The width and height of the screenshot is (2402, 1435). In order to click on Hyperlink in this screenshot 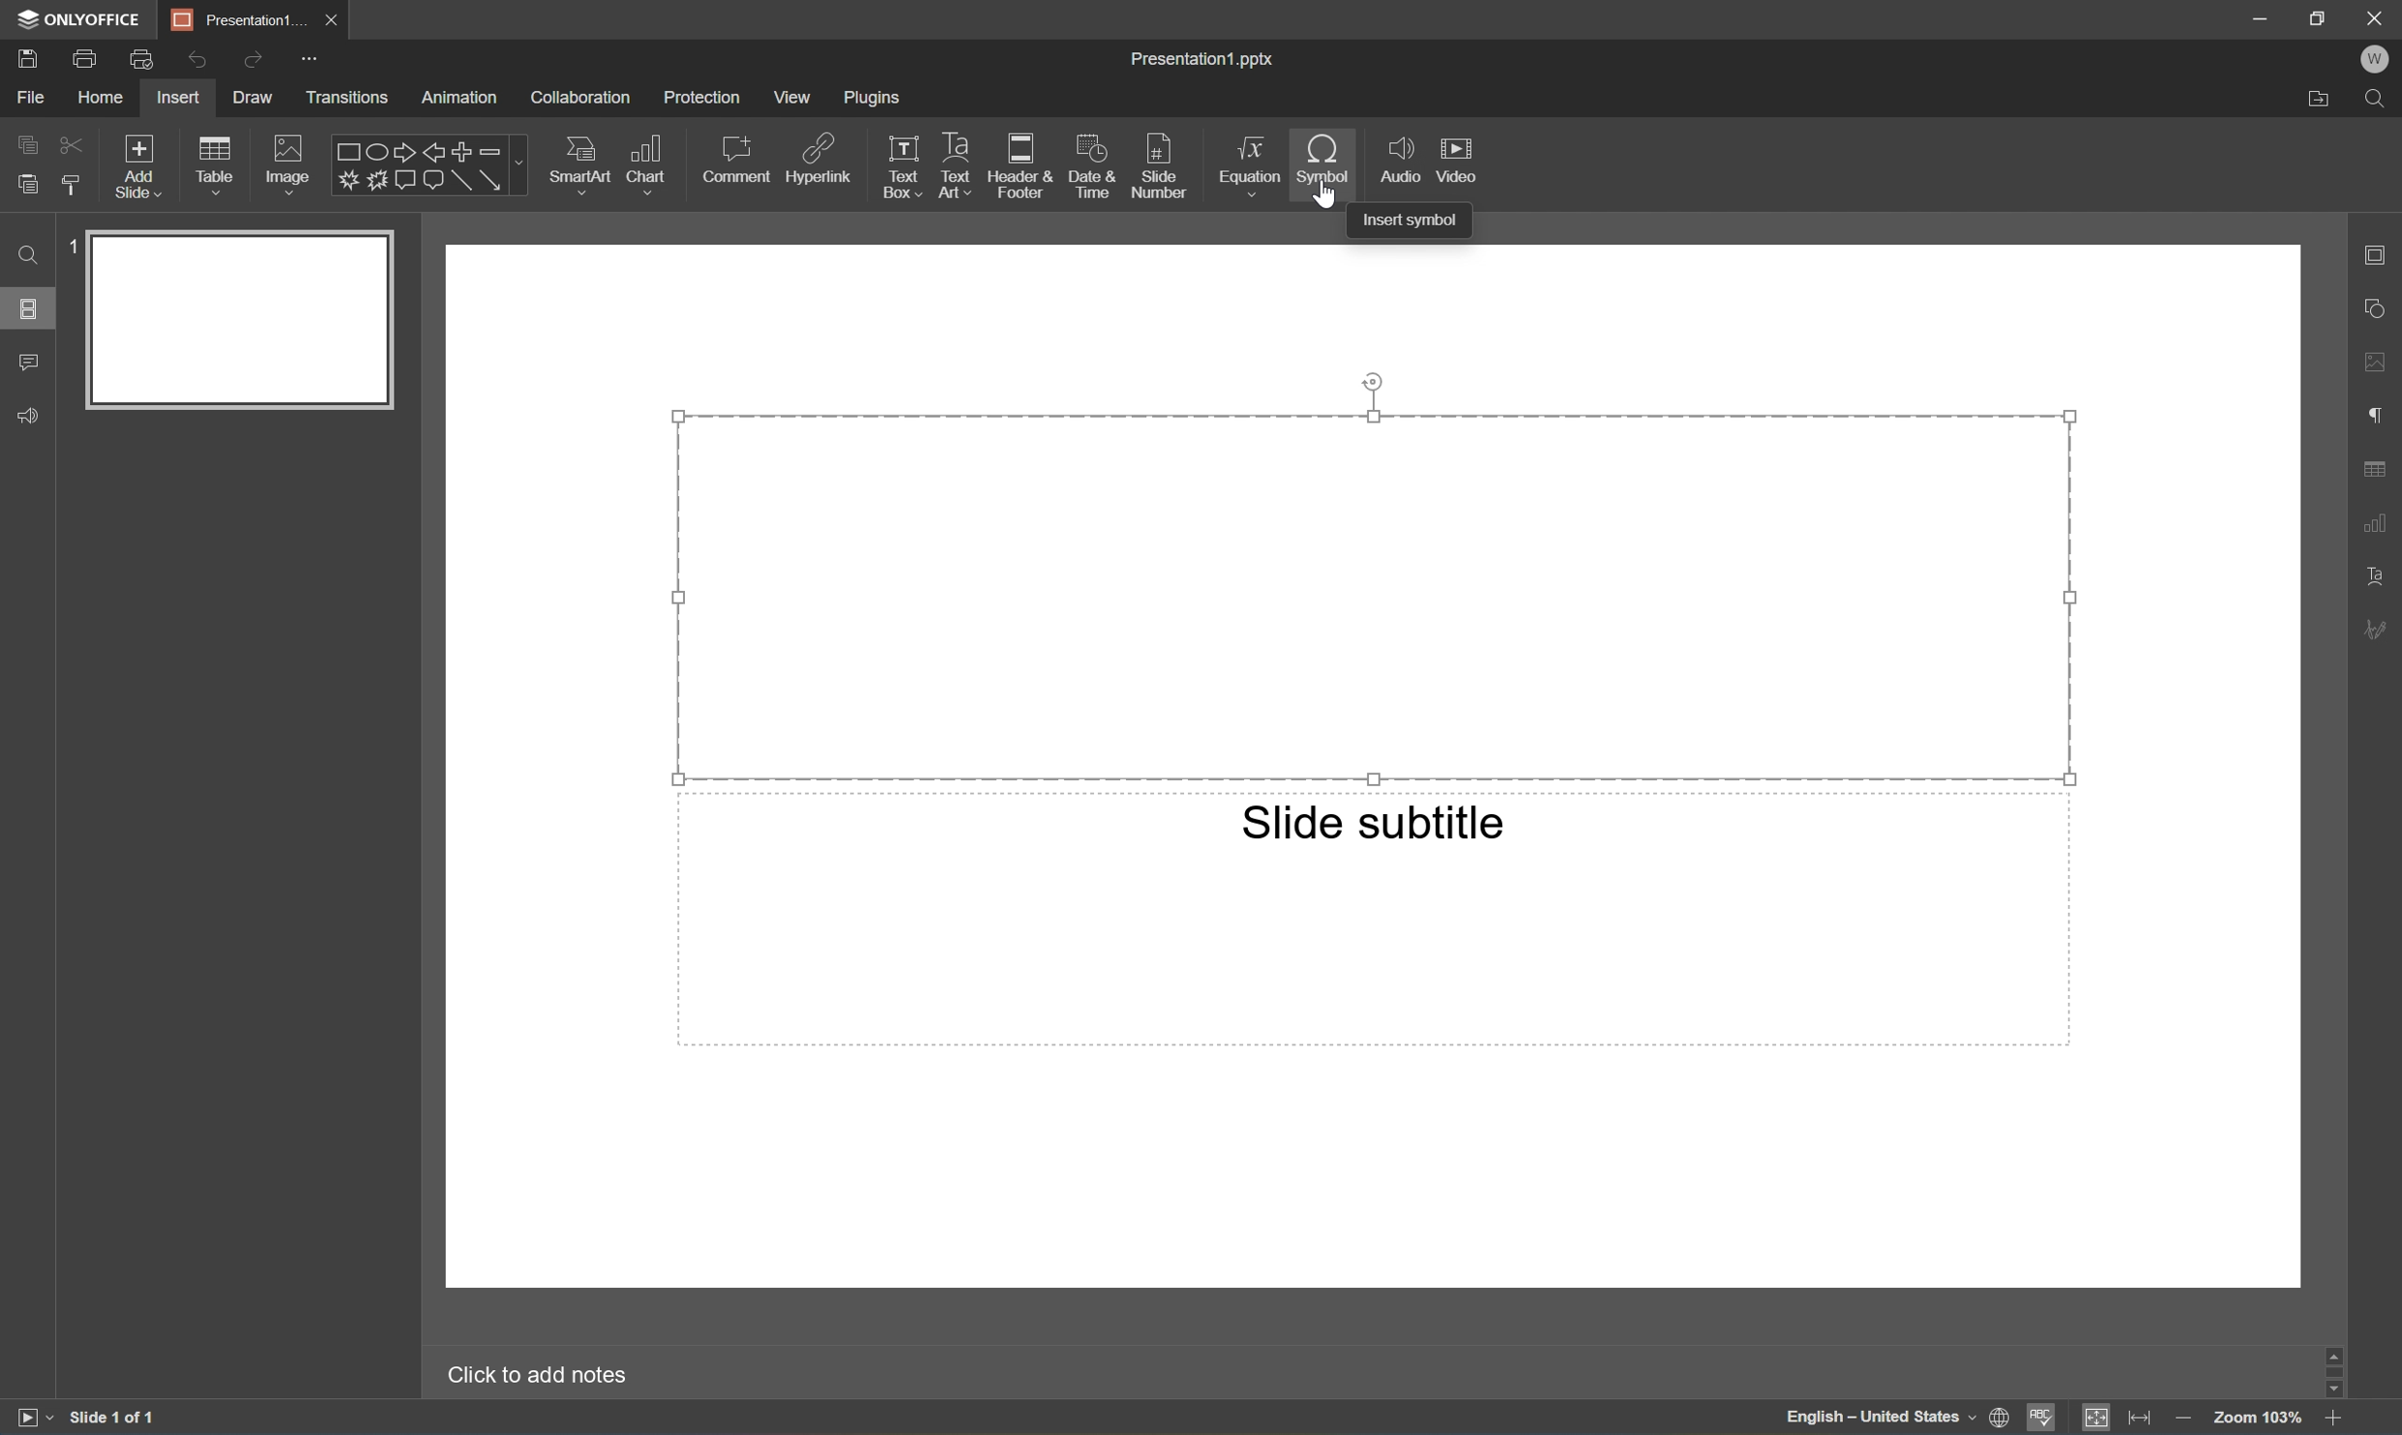, I will do `click(821, 158)`.